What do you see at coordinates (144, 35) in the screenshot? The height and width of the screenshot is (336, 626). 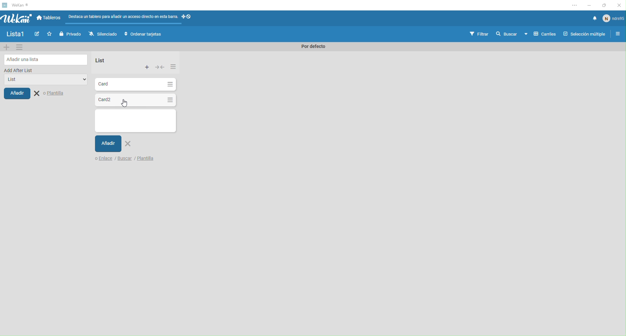 I see `ordenar tarjetas` at bounding box center [144, 35].